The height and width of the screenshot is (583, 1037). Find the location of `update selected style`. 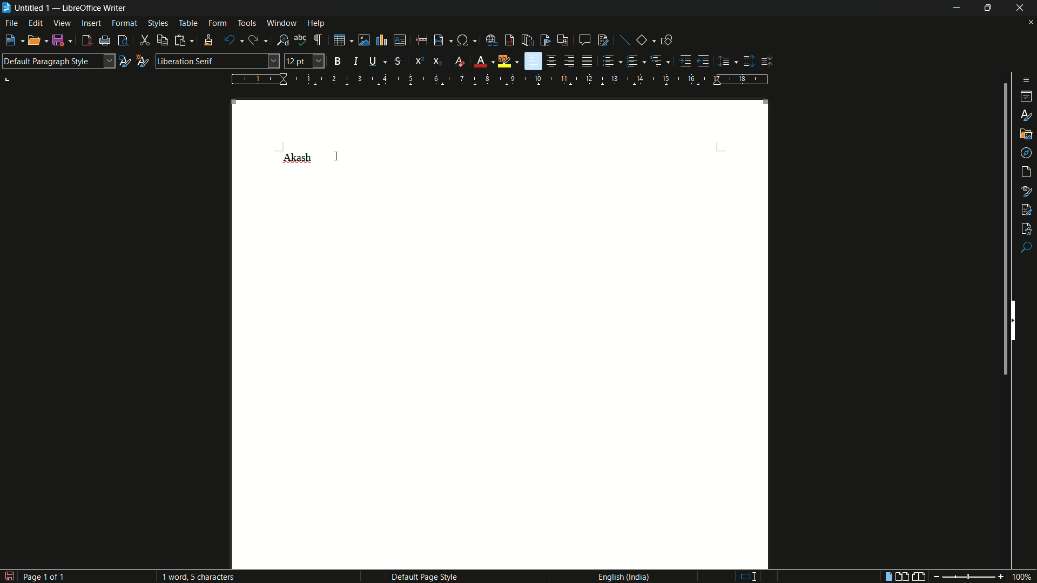

update selected style is located at coordinates (124, 61).